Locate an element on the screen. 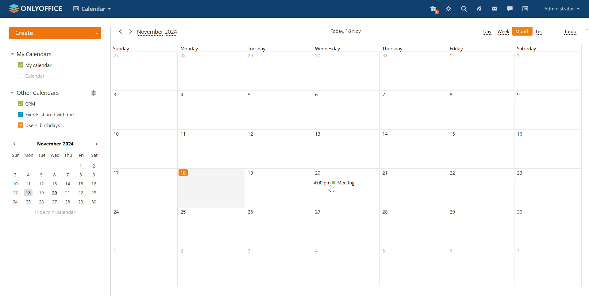 This screenshot has height=297, width=589. next month is located at coordinates (130, 32).